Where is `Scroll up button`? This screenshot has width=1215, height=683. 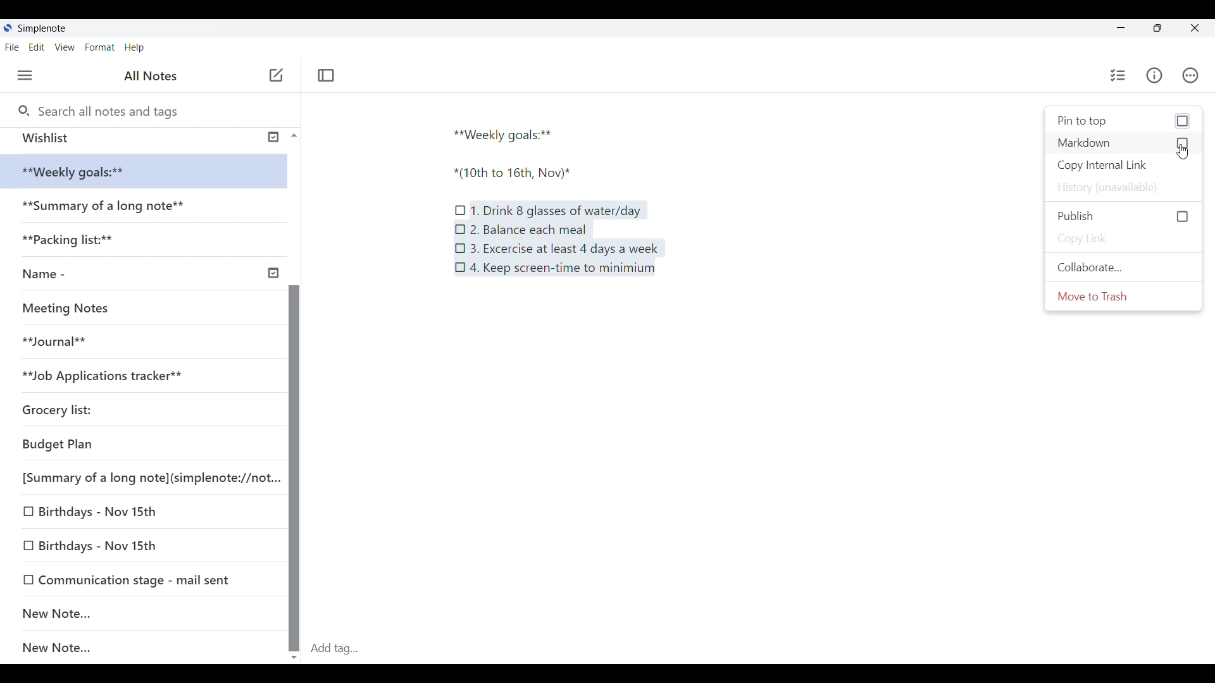 Scroll up button is located at coordinates (290, 135).